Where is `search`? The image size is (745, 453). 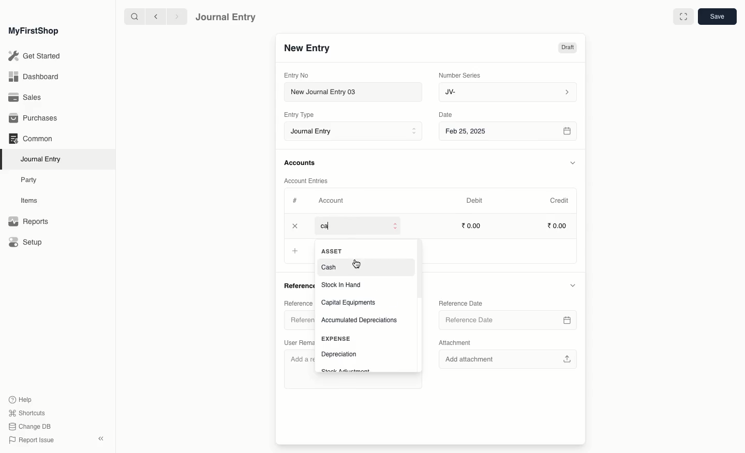 search is located at coordinates (132, 17).